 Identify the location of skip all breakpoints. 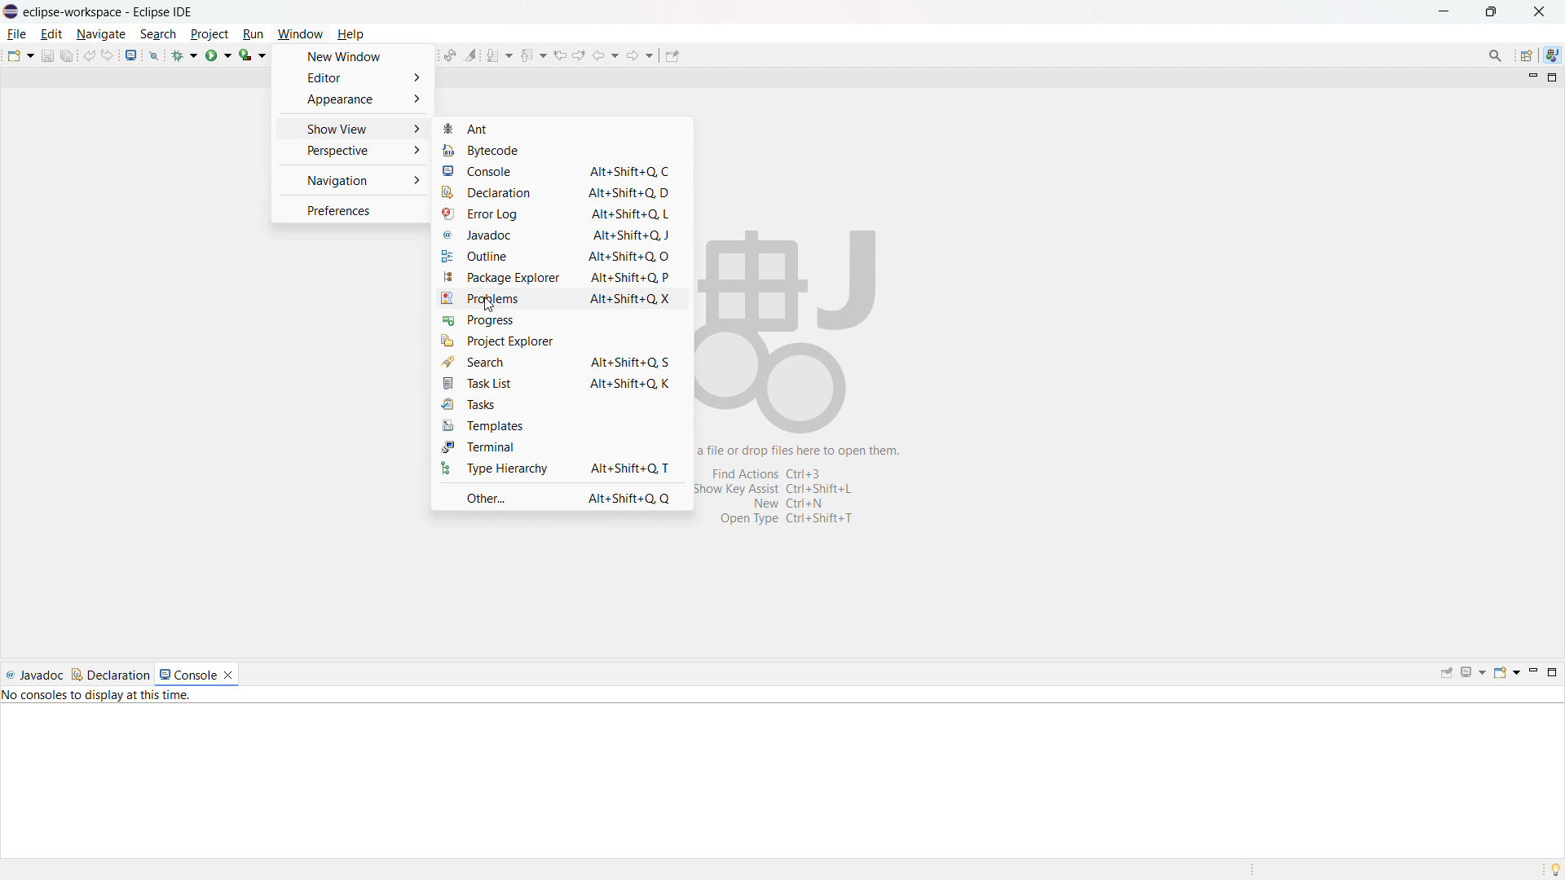
(154, 56).